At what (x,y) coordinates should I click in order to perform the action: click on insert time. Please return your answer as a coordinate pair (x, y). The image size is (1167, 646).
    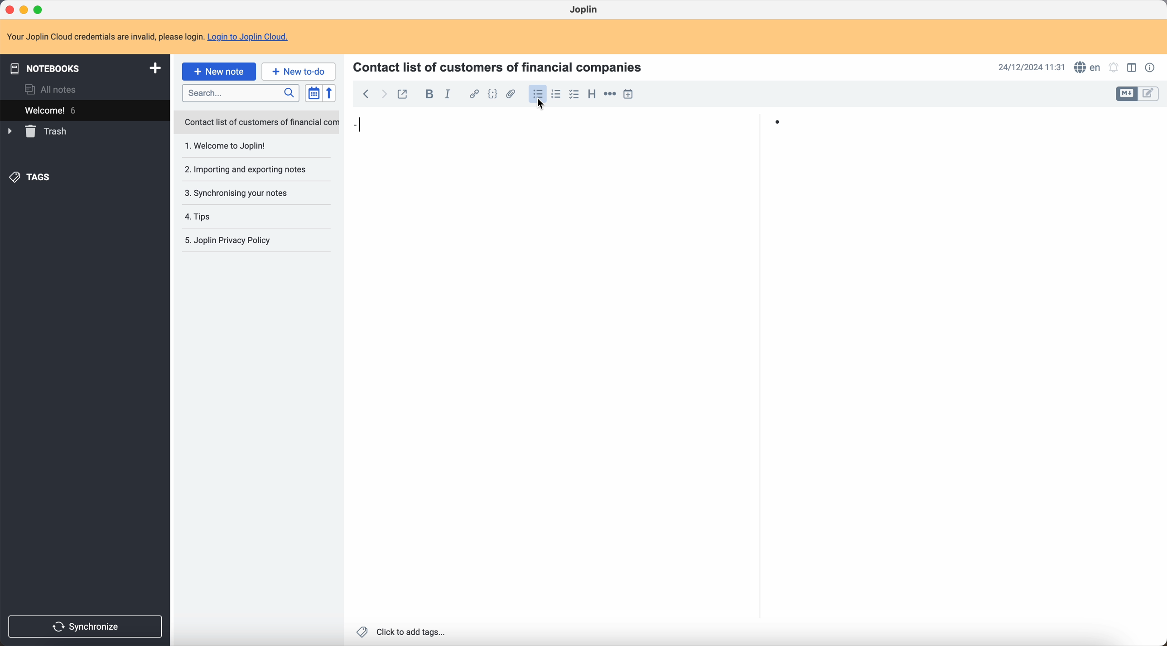
    Looking at the image, I should click on (628, 94).